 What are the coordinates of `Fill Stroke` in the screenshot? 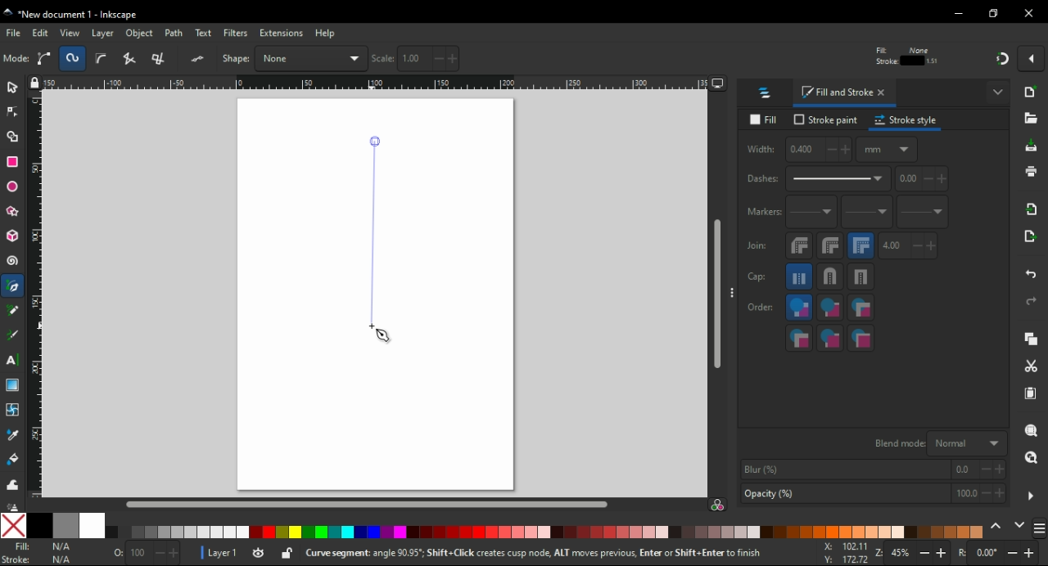 It's located at (16, 553).